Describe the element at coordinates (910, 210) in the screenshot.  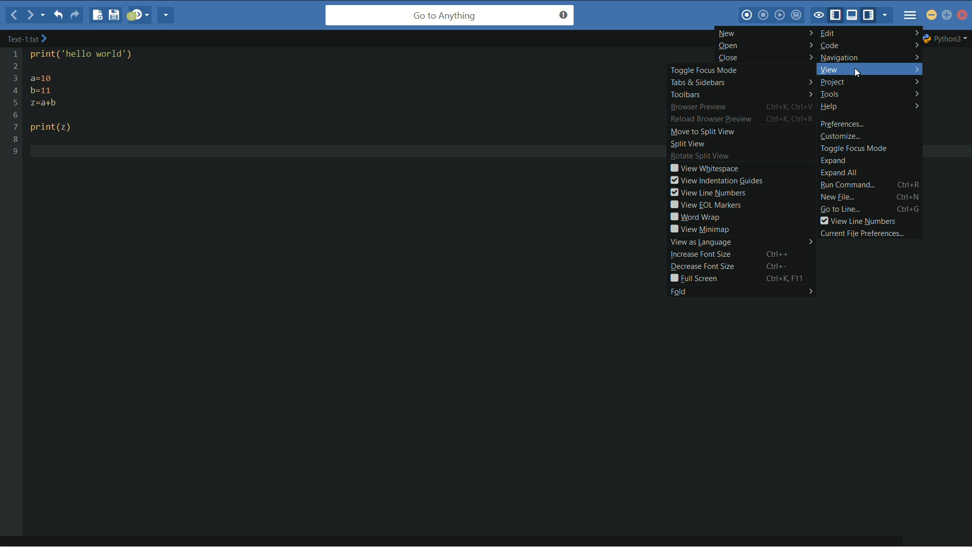
I see `ctrl+G` at that location.